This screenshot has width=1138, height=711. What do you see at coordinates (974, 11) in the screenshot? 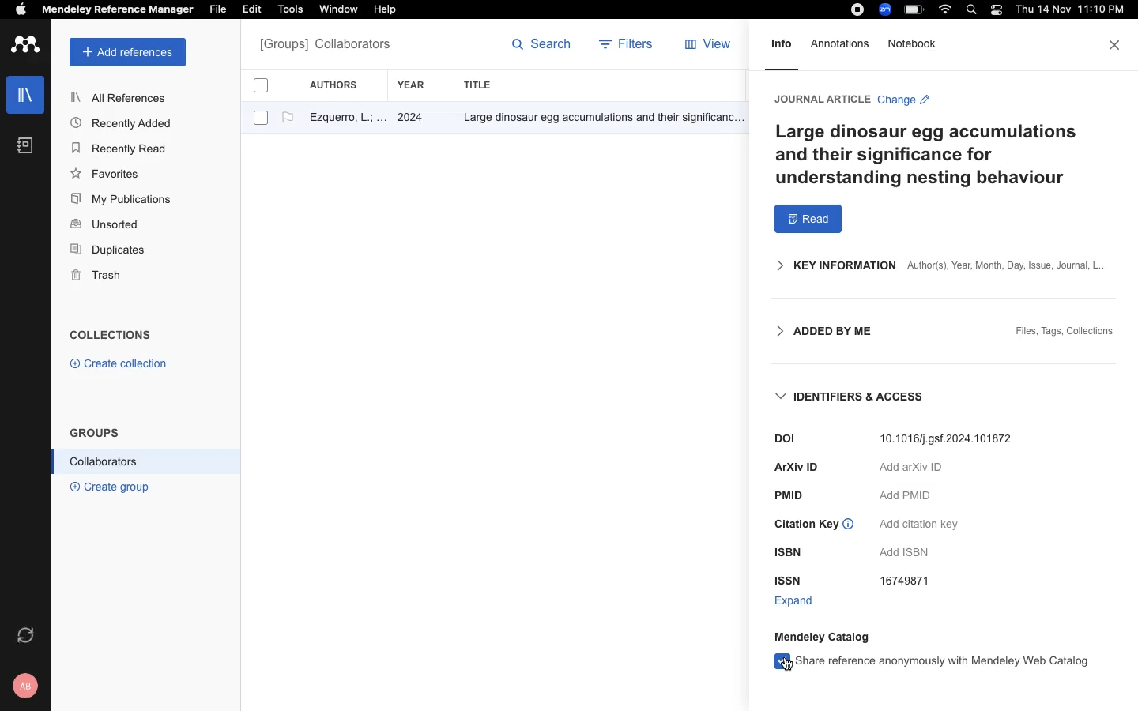
I see `search` at bounding box center [974, 11].